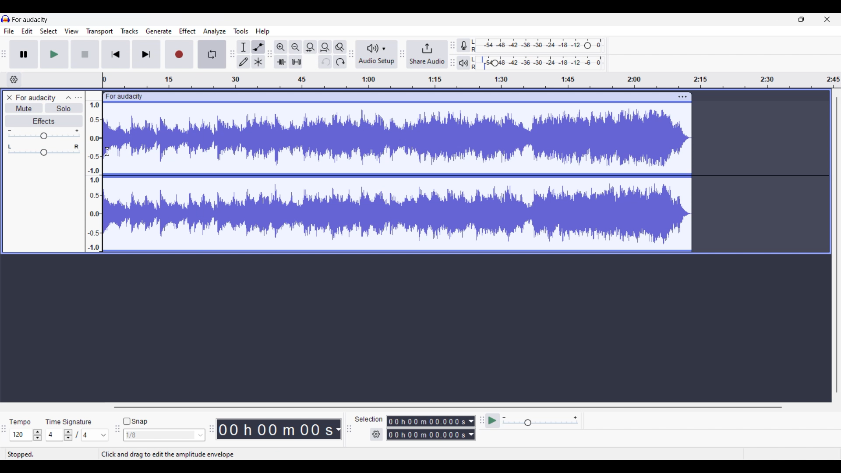 The width and height of the screenshot is (841, 473). Describe the element at coordinates (55, 54) in the screenshot. I see `Play/Play once` at that location.